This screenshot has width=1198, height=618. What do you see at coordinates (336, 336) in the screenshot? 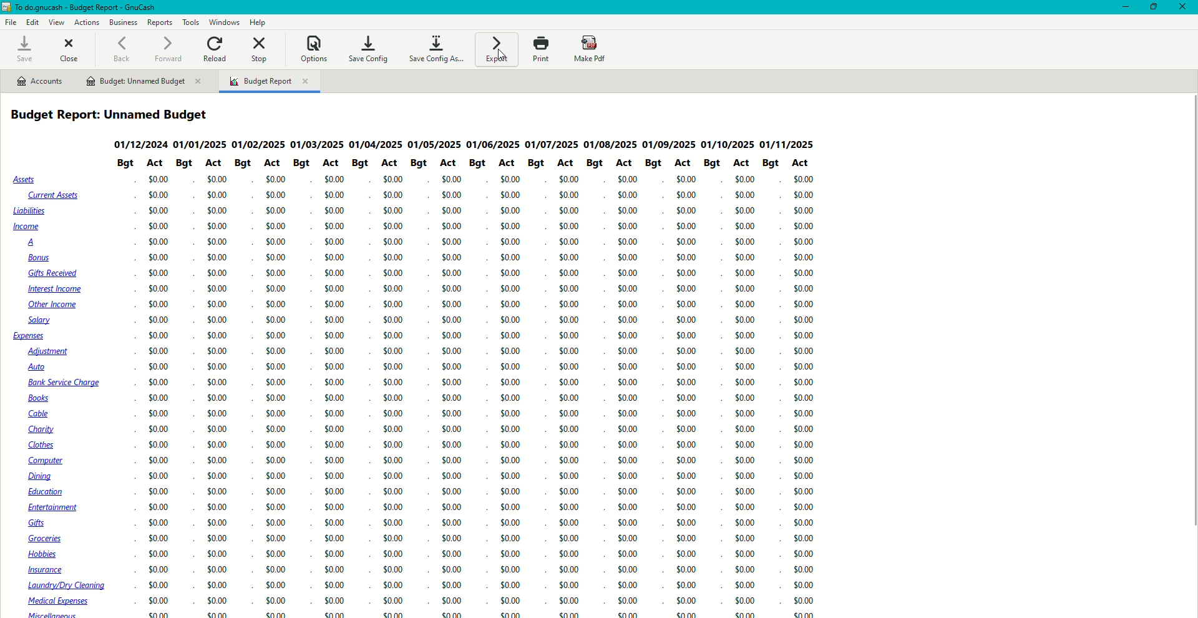
I see `$0.00` at bounding box center [336, 336].